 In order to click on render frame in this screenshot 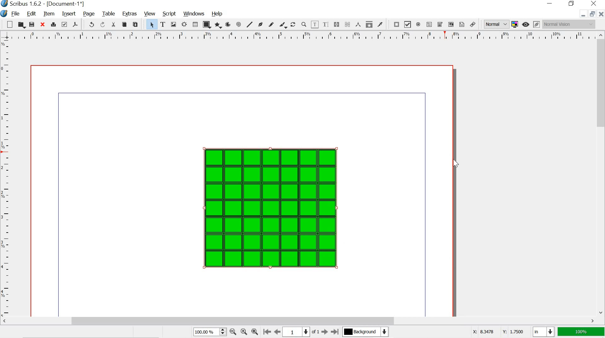, I will do `click(184, 25)`.